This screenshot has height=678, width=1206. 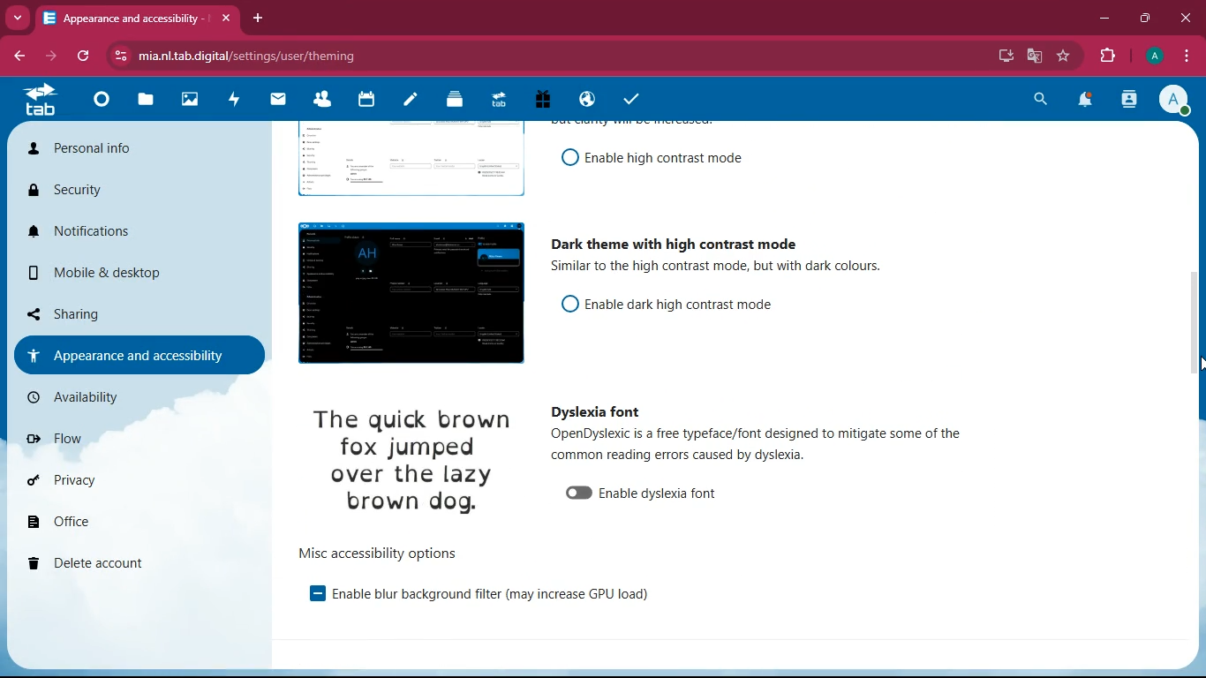 I want to click on image, so click(x=404, y=294).